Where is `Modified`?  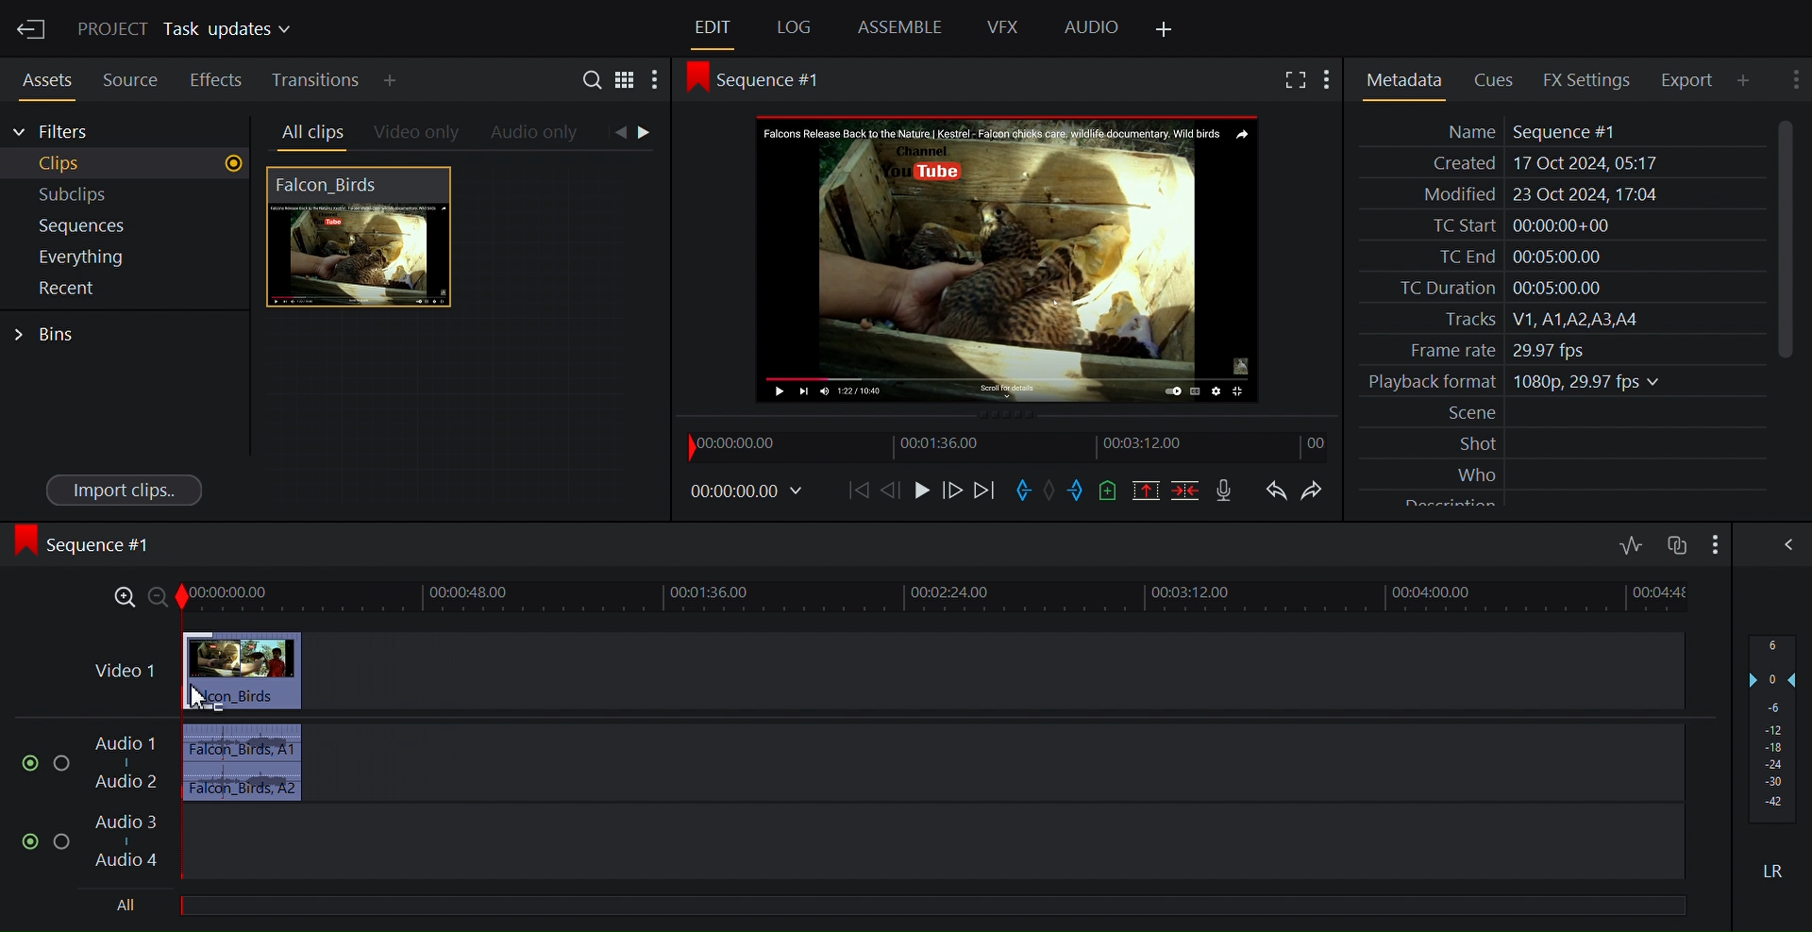 Modified is located at coordinates (1558, 196).